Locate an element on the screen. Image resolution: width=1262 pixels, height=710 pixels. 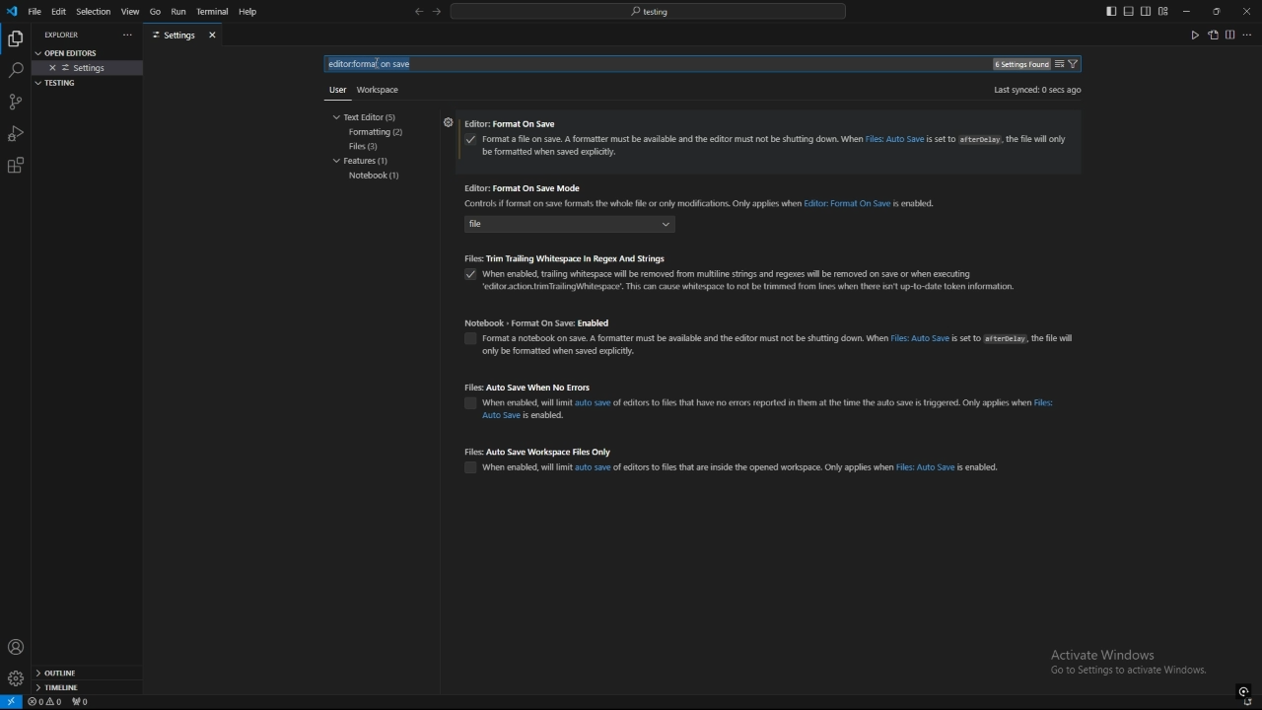
formatting is located at coordinates (379, 132).